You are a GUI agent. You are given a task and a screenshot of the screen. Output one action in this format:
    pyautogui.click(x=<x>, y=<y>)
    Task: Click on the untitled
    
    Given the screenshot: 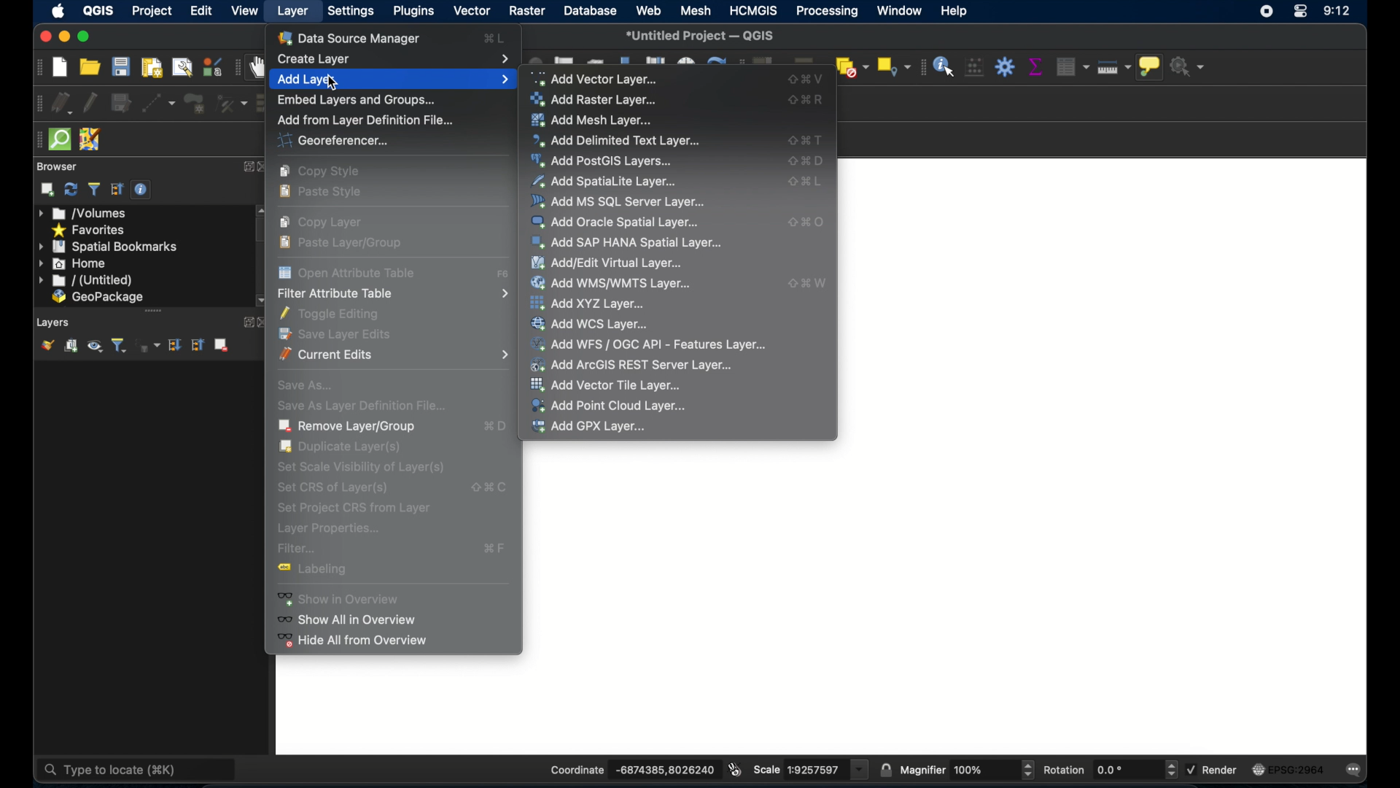 What is the action you would take?
    pyautogui.click(x=86, y=281)
    